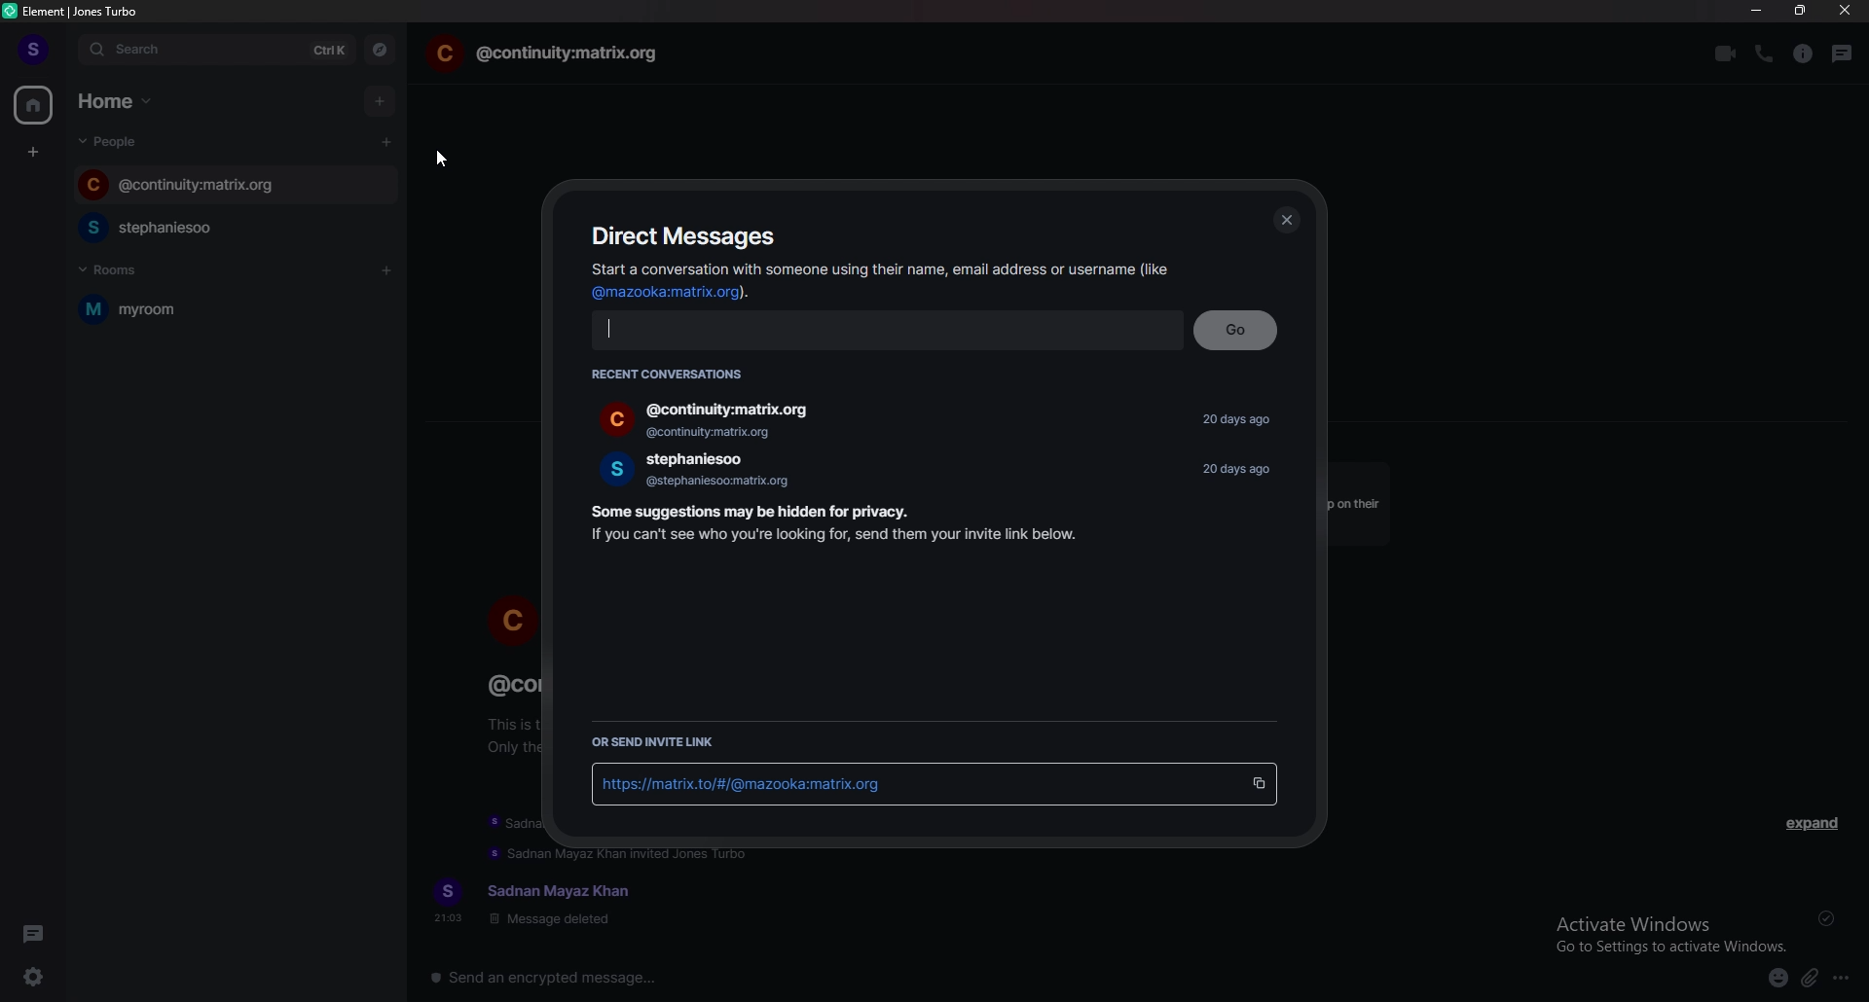 The image size is (1869, 1002). I want to click on element, so click(80, 11).